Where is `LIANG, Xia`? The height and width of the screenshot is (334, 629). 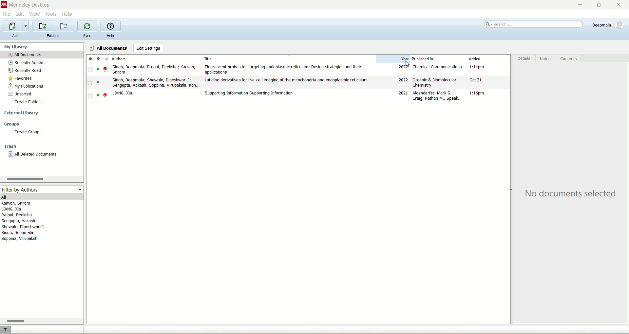
LIANG, Xia is located at coordinates (125, 93).